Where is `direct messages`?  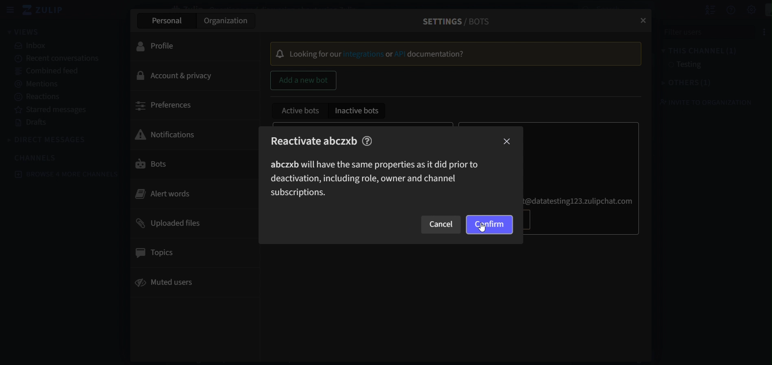 direct messages is located at coordinates (58, 139).